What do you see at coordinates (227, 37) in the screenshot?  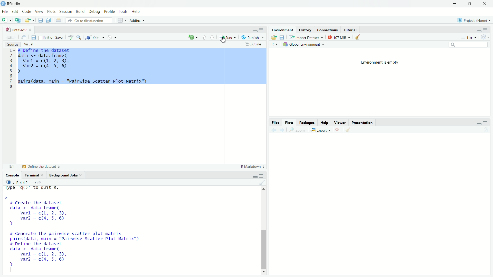 I see `Run the current line or selection (Ctrl + Enter)` at bounding box center [227, 37].